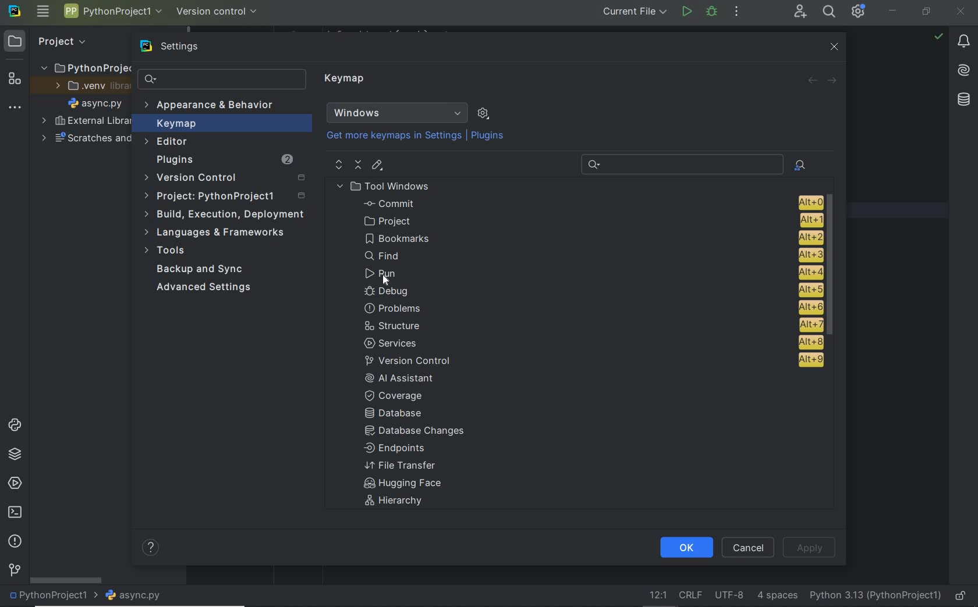 The height and width of the screenshot is (607, 978). What do you see at coordinates (590, 360) in the screenshot?
I see `version control` at bounding box center [590, 360].